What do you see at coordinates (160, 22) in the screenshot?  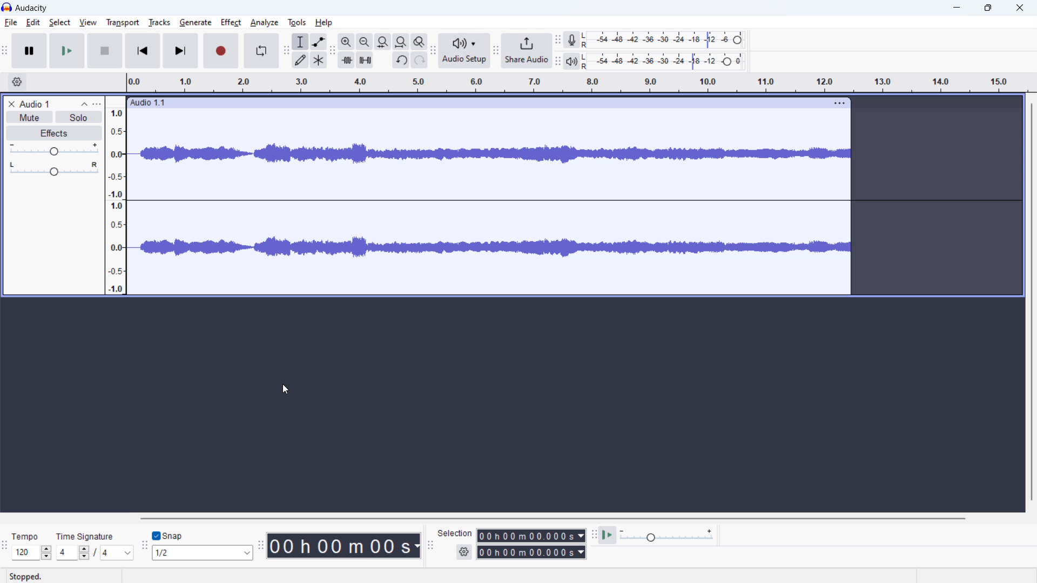 I see `tracks` at bounding box center [160, 22].